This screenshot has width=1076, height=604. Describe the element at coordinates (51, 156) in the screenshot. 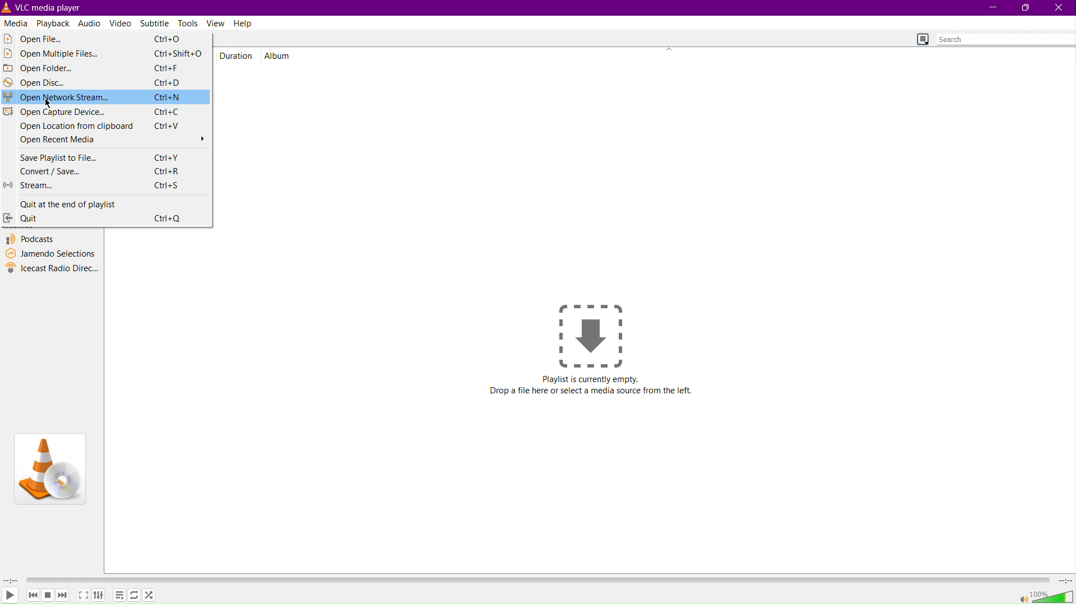

I see `Save Playlist to File` at that location.